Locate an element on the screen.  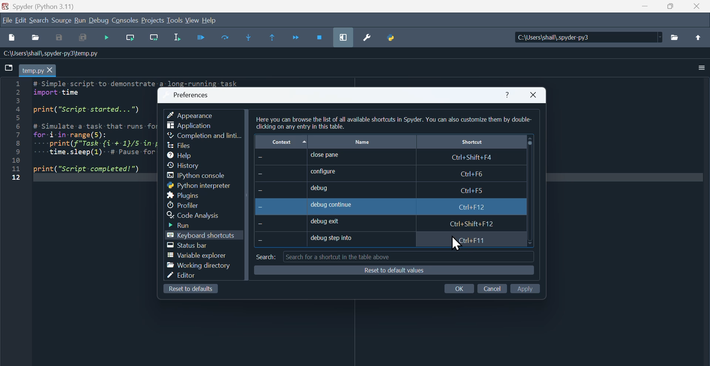
Preferences is located at coordinates (369, 37).